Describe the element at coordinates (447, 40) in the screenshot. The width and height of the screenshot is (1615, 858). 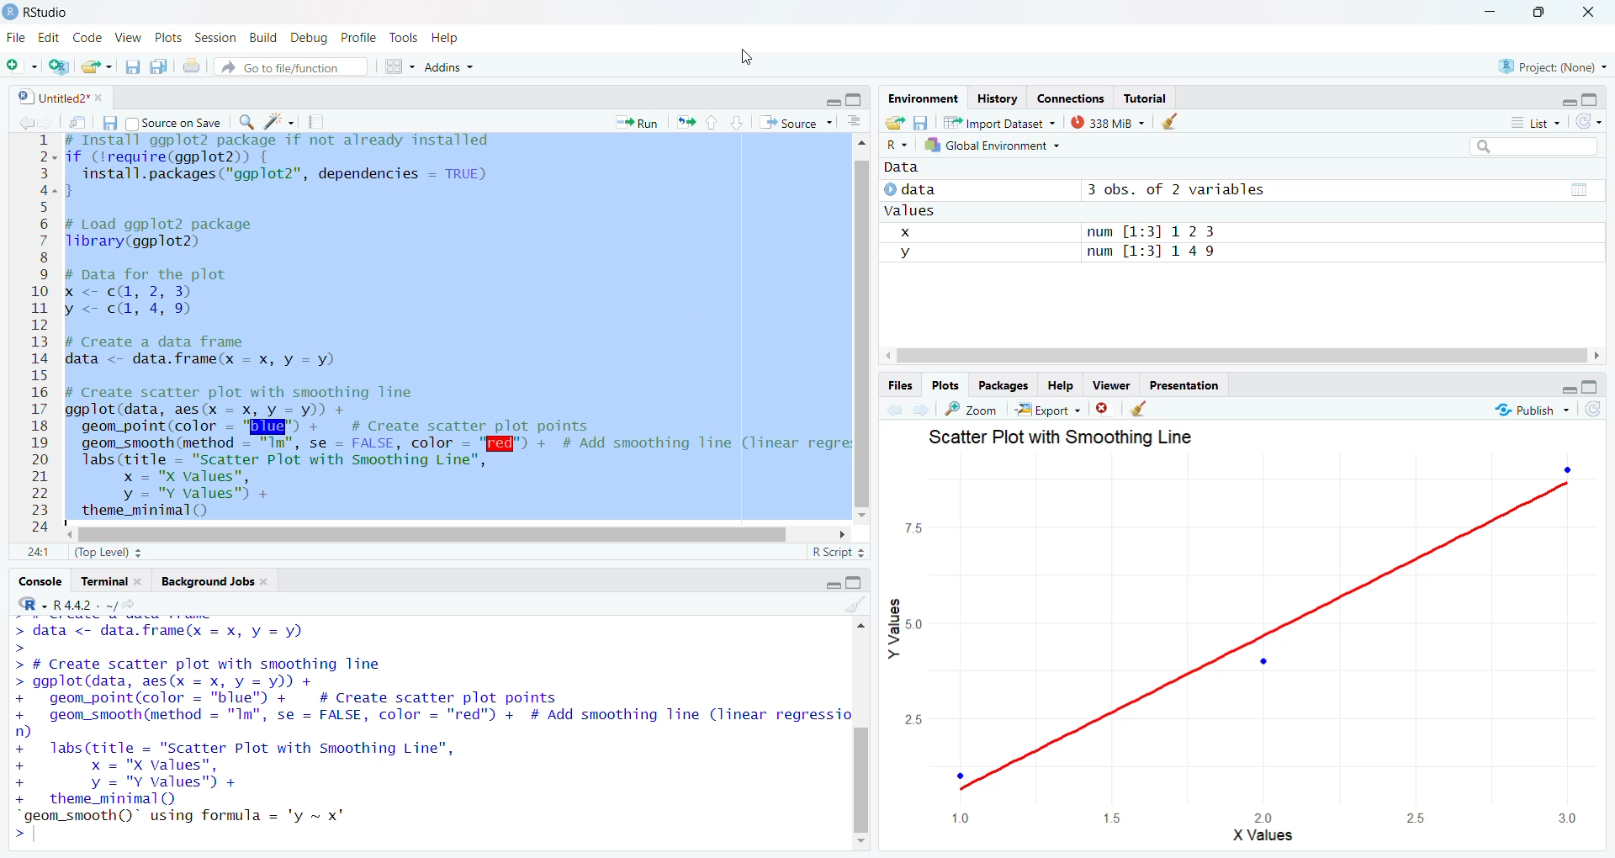
I see `Help` at that location.